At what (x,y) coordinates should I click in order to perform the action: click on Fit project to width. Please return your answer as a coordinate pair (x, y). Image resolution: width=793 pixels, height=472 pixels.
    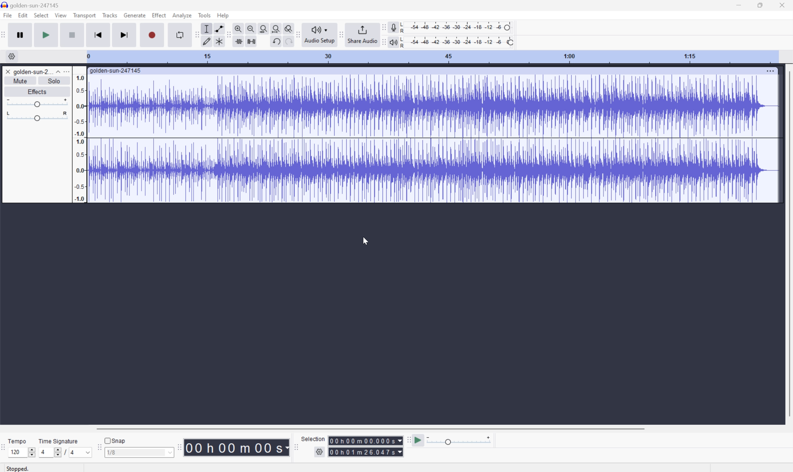
    Looking at the image, I should click on (275, 27).